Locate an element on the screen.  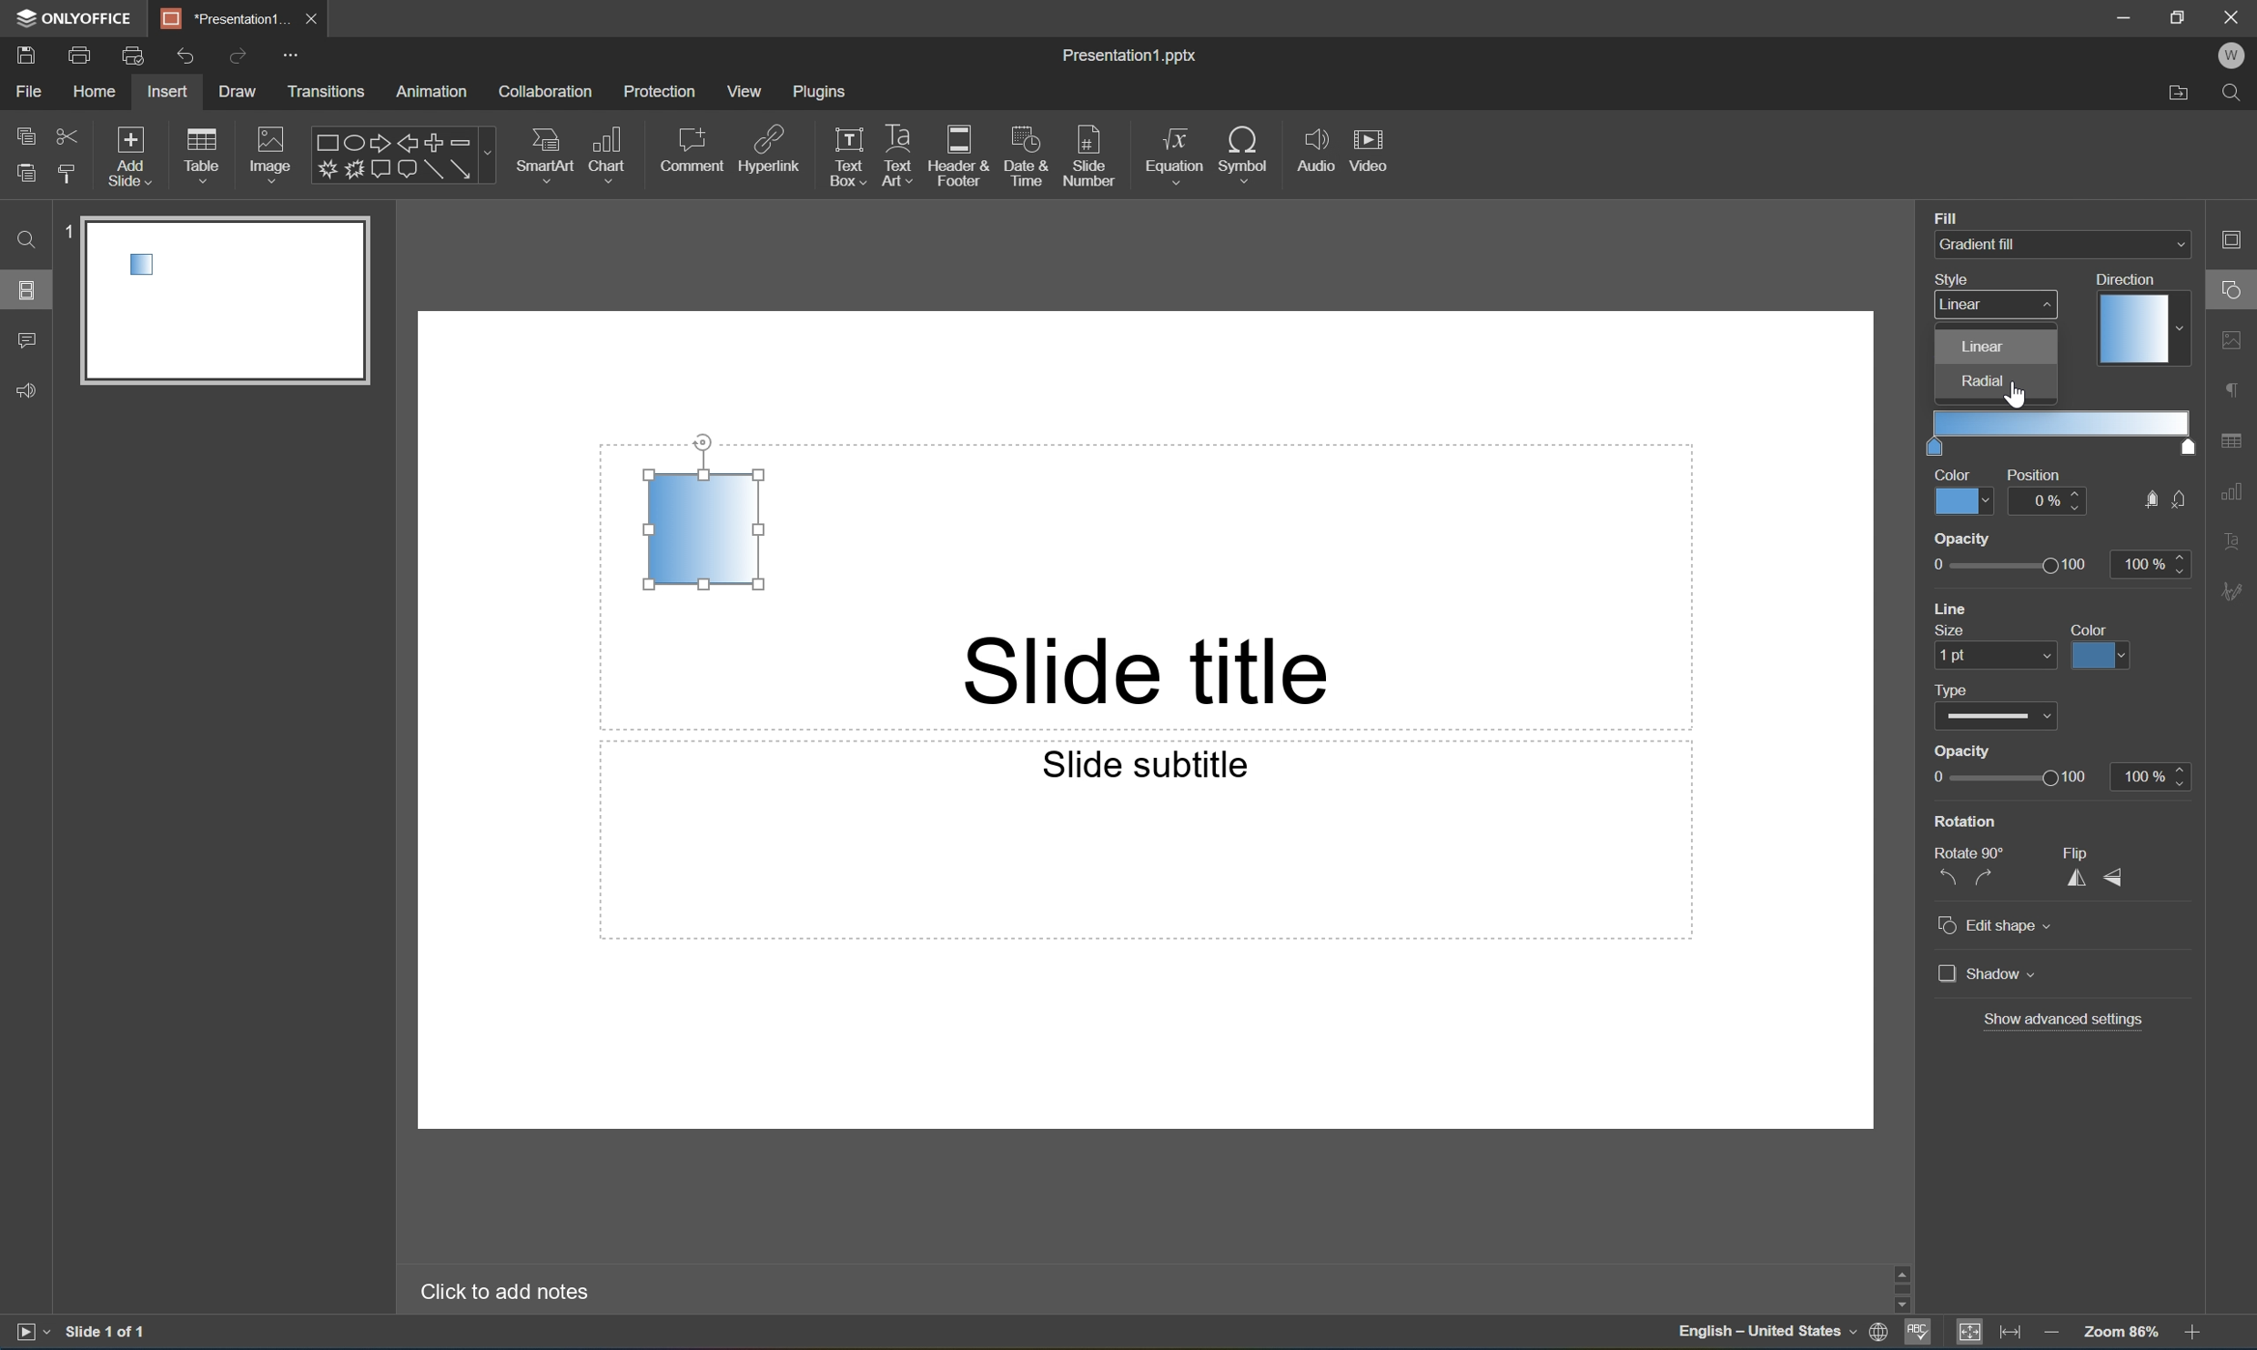
Paragraph settings is located at coordinates (2236, 391).